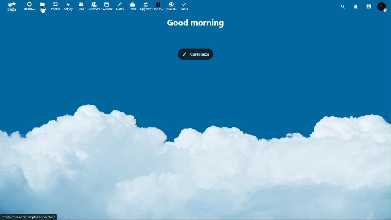  What do you see at coordinates (29, 6) in the screenshot?
I see `dashboard` at bounding box center [29, 6].